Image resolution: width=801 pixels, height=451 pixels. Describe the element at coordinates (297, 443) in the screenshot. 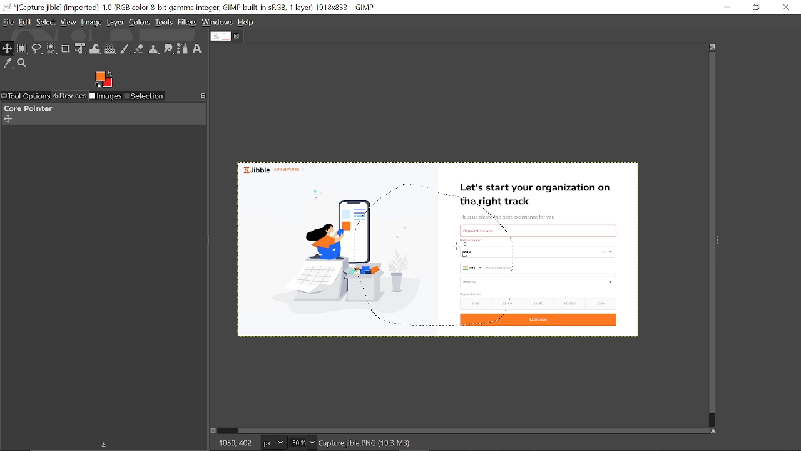

I see `Current Zoom` at that location.